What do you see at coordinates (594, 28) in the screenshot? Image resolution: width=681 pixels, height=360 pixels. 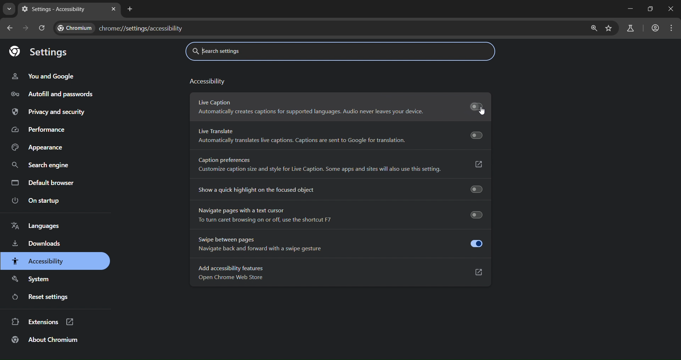 I see `zoom` at bounding box center [594, 28].